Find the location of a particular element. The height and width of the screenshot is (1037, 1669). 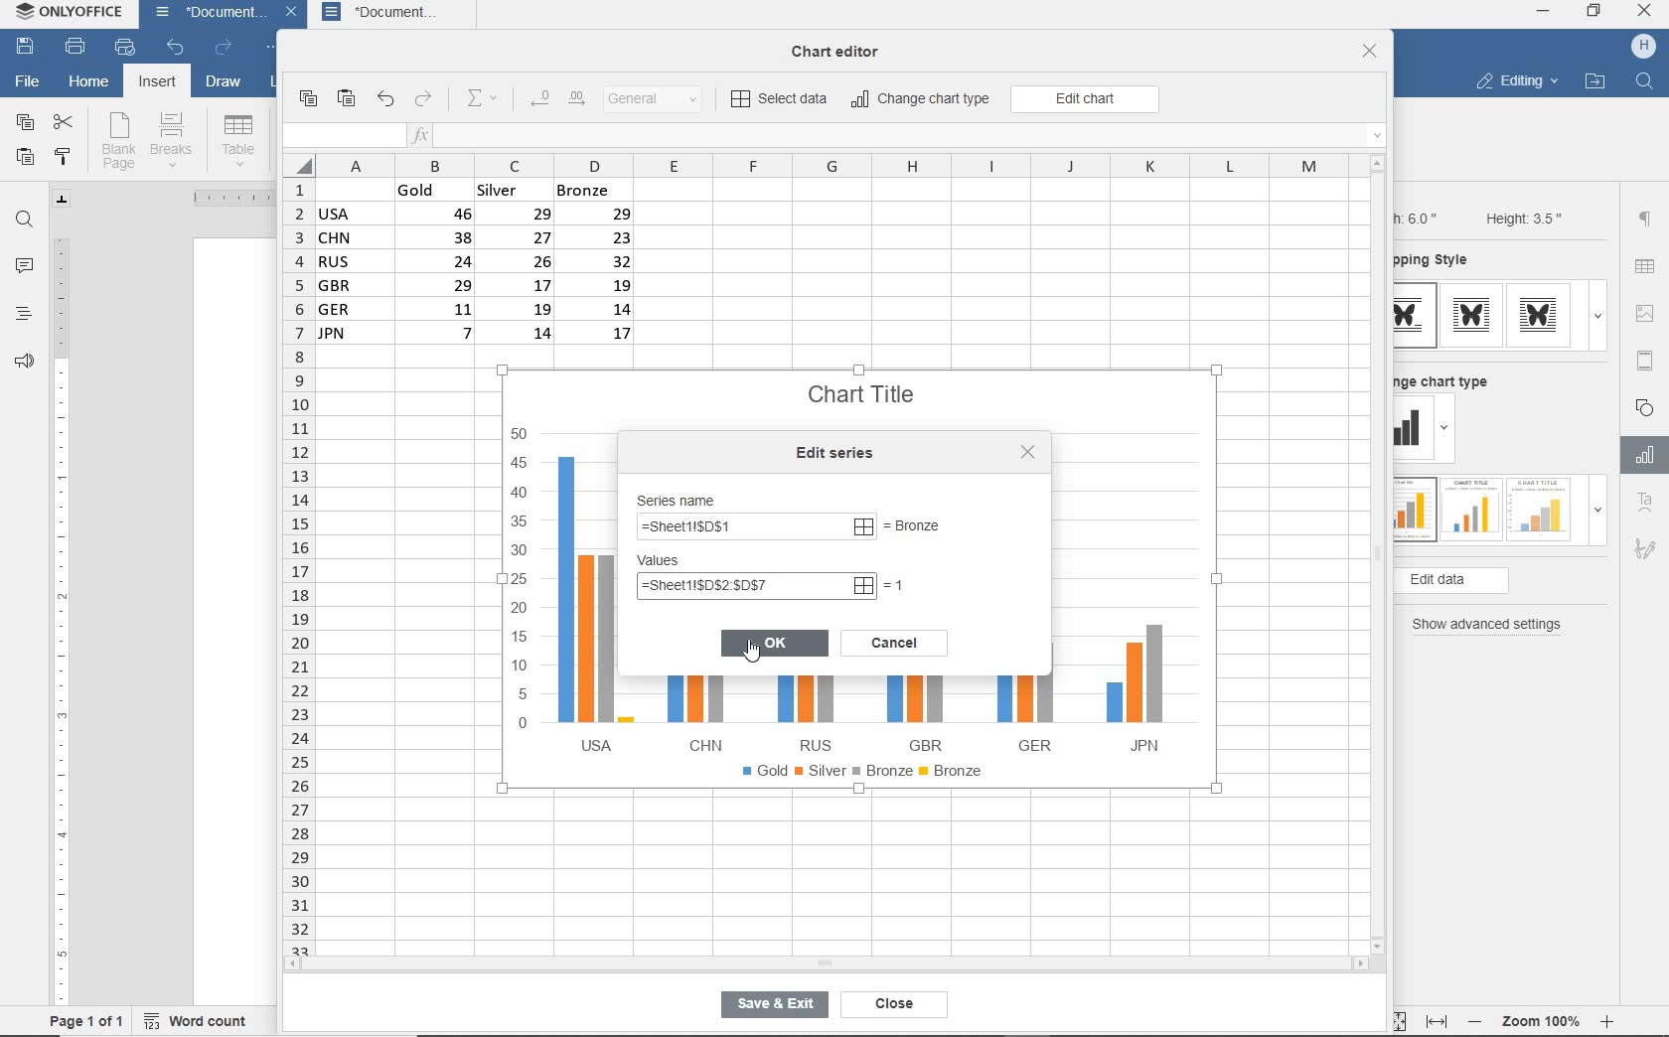

redo  is located at coordinates (424, 100).